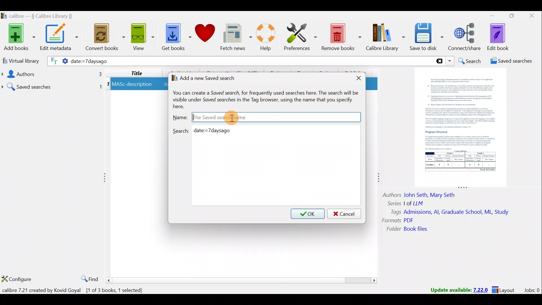 This screenshot has height=305, width=542. I want to click on date:=7daysago, so click(141, 62).